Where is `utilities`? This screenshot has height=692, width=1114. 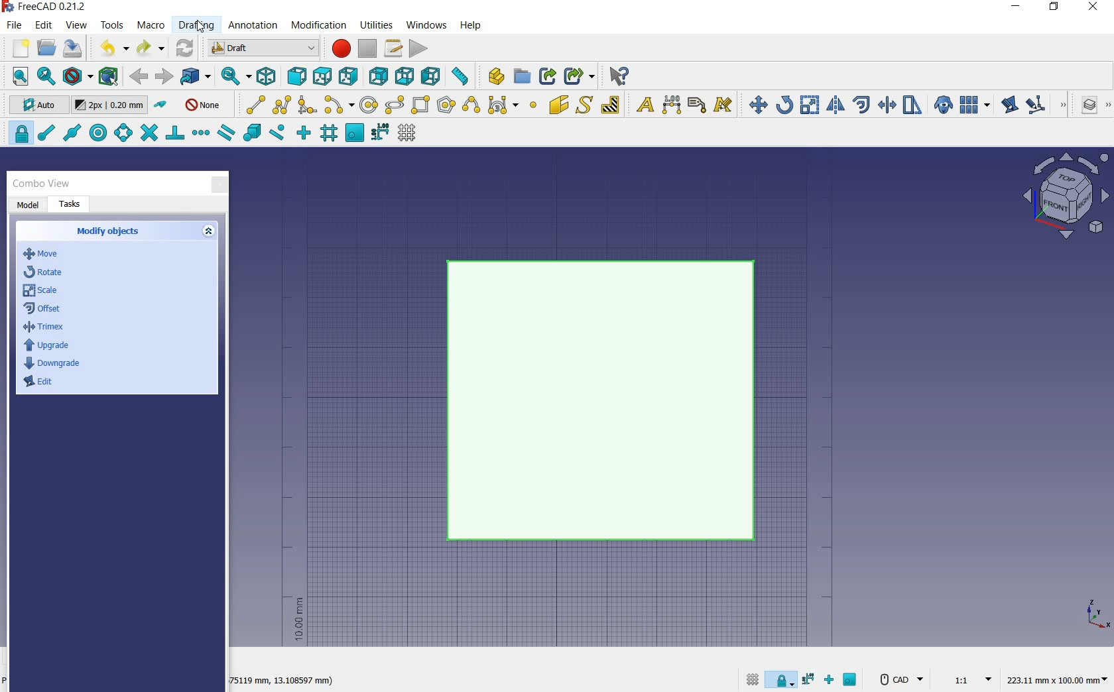 utilities is located at coordinates (377, 24).